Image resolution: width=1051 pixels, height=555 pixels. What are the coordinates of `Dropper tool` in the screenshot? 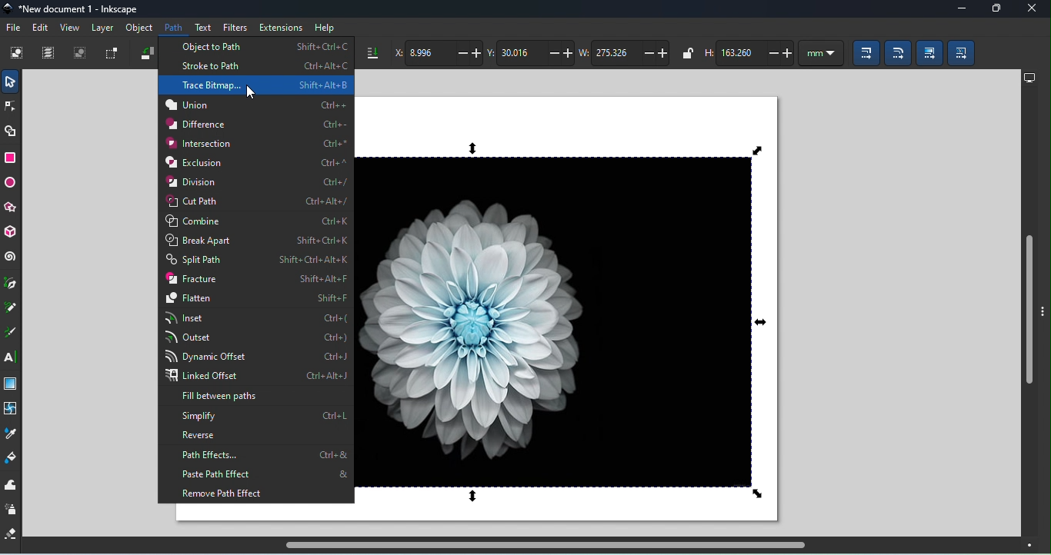 It's located at (12, 434).